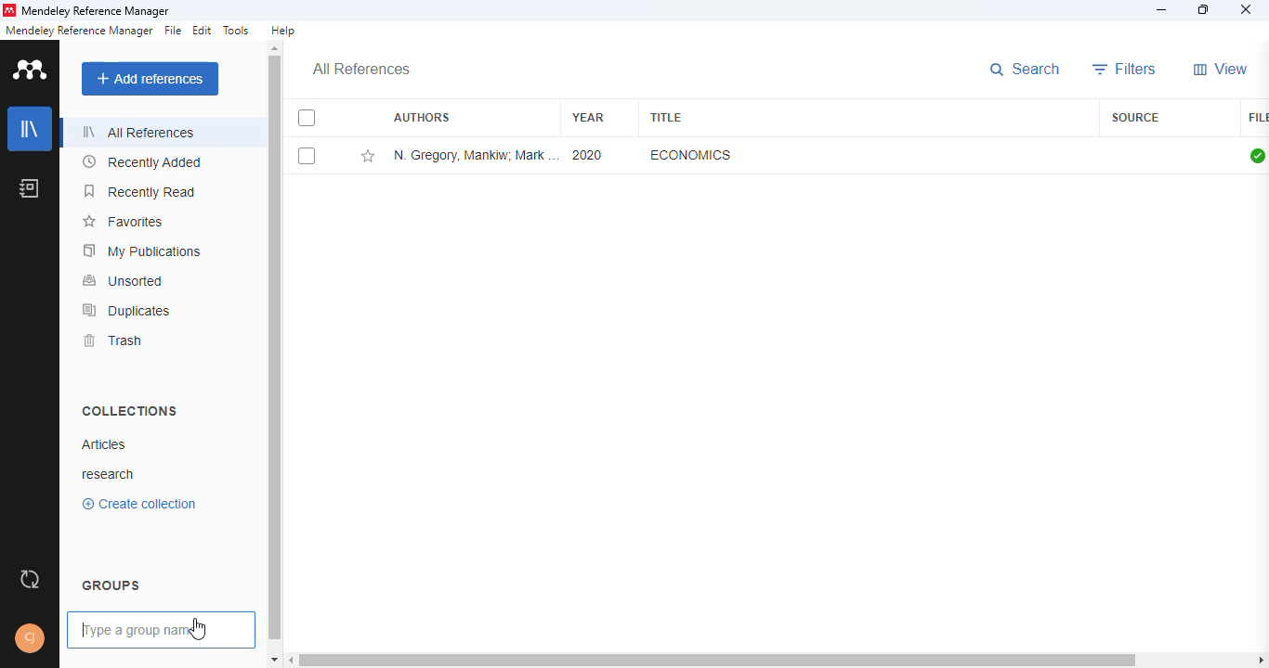 The image size is (1269, 668). I want to click on year, so click(588, 117).